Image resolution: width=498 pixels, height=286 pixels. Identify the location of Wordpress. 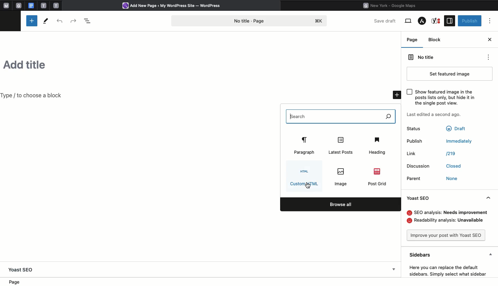
(174, 6).